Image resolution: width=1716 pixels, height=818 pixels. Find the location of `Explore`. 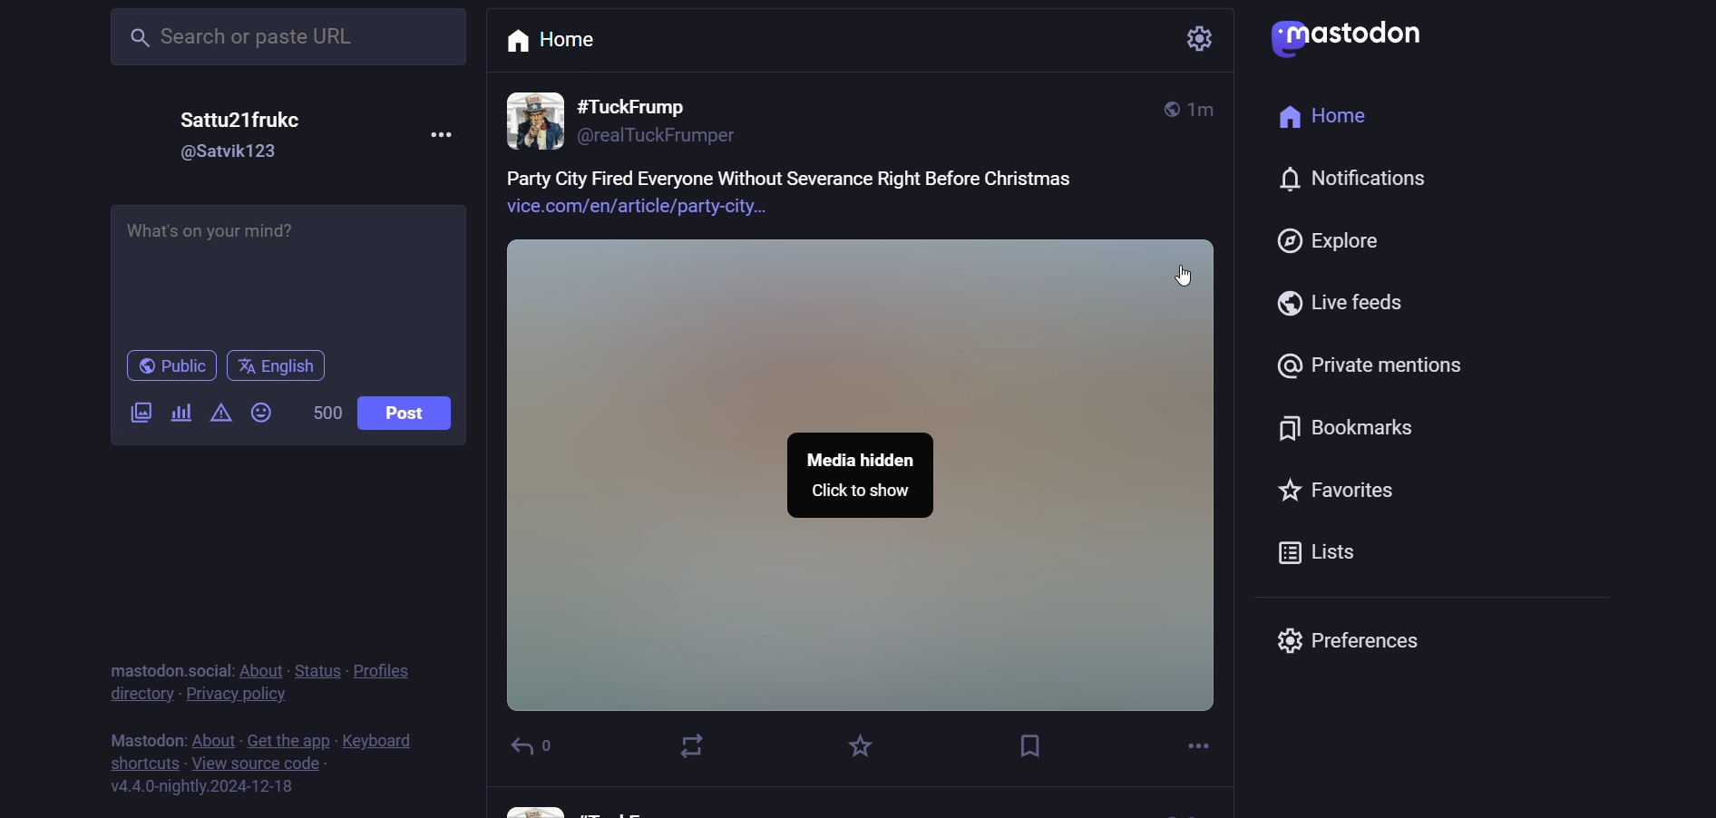

Explore is located at coordinates (1340, 242).